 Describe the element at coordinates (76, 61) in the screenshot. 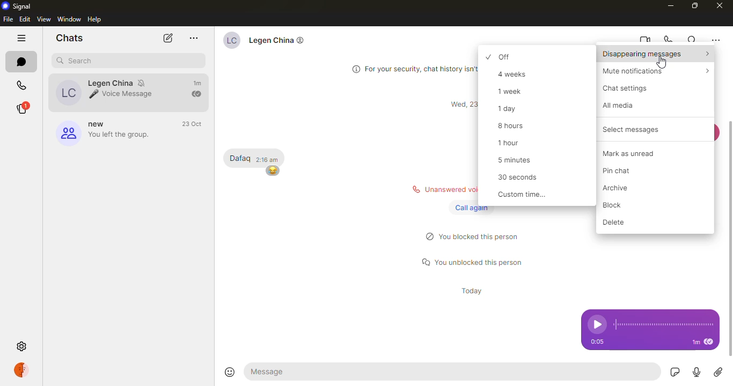

I see `search` at that location.